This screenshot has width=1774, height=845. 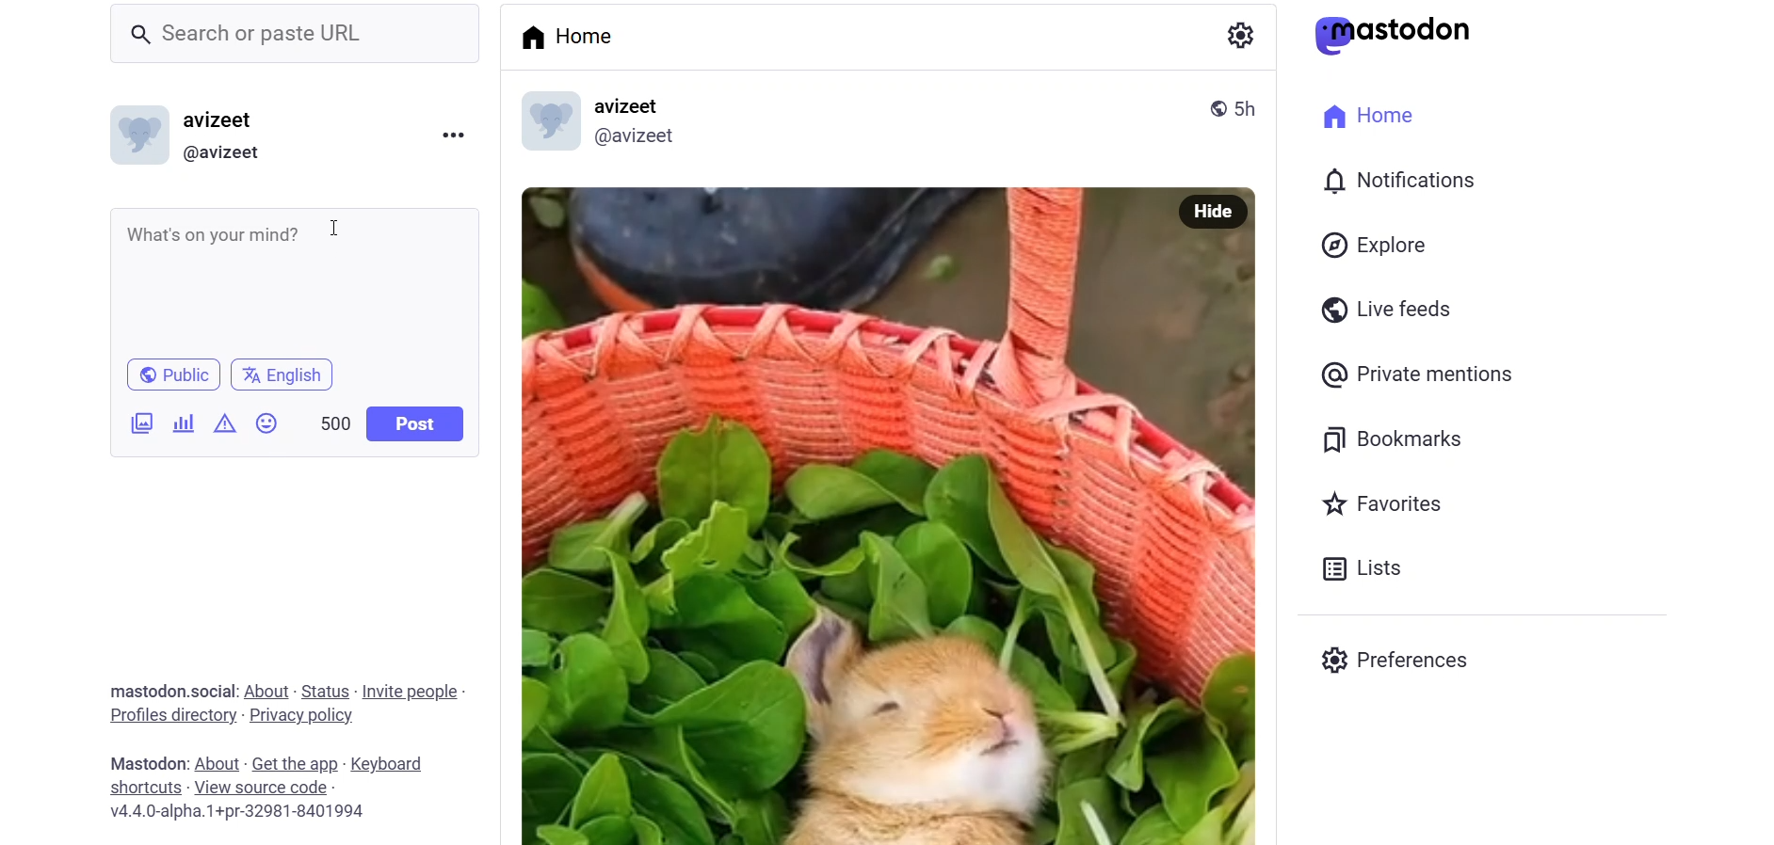 I want to click on display picture, so click(x=136, y=135).